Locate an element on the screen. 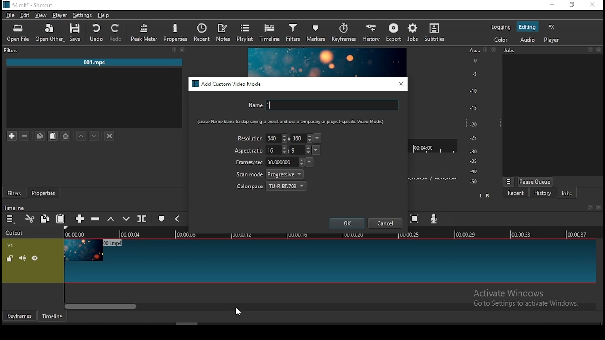 The image size is (605, 340). Filter is located at coordinates (12, 51).